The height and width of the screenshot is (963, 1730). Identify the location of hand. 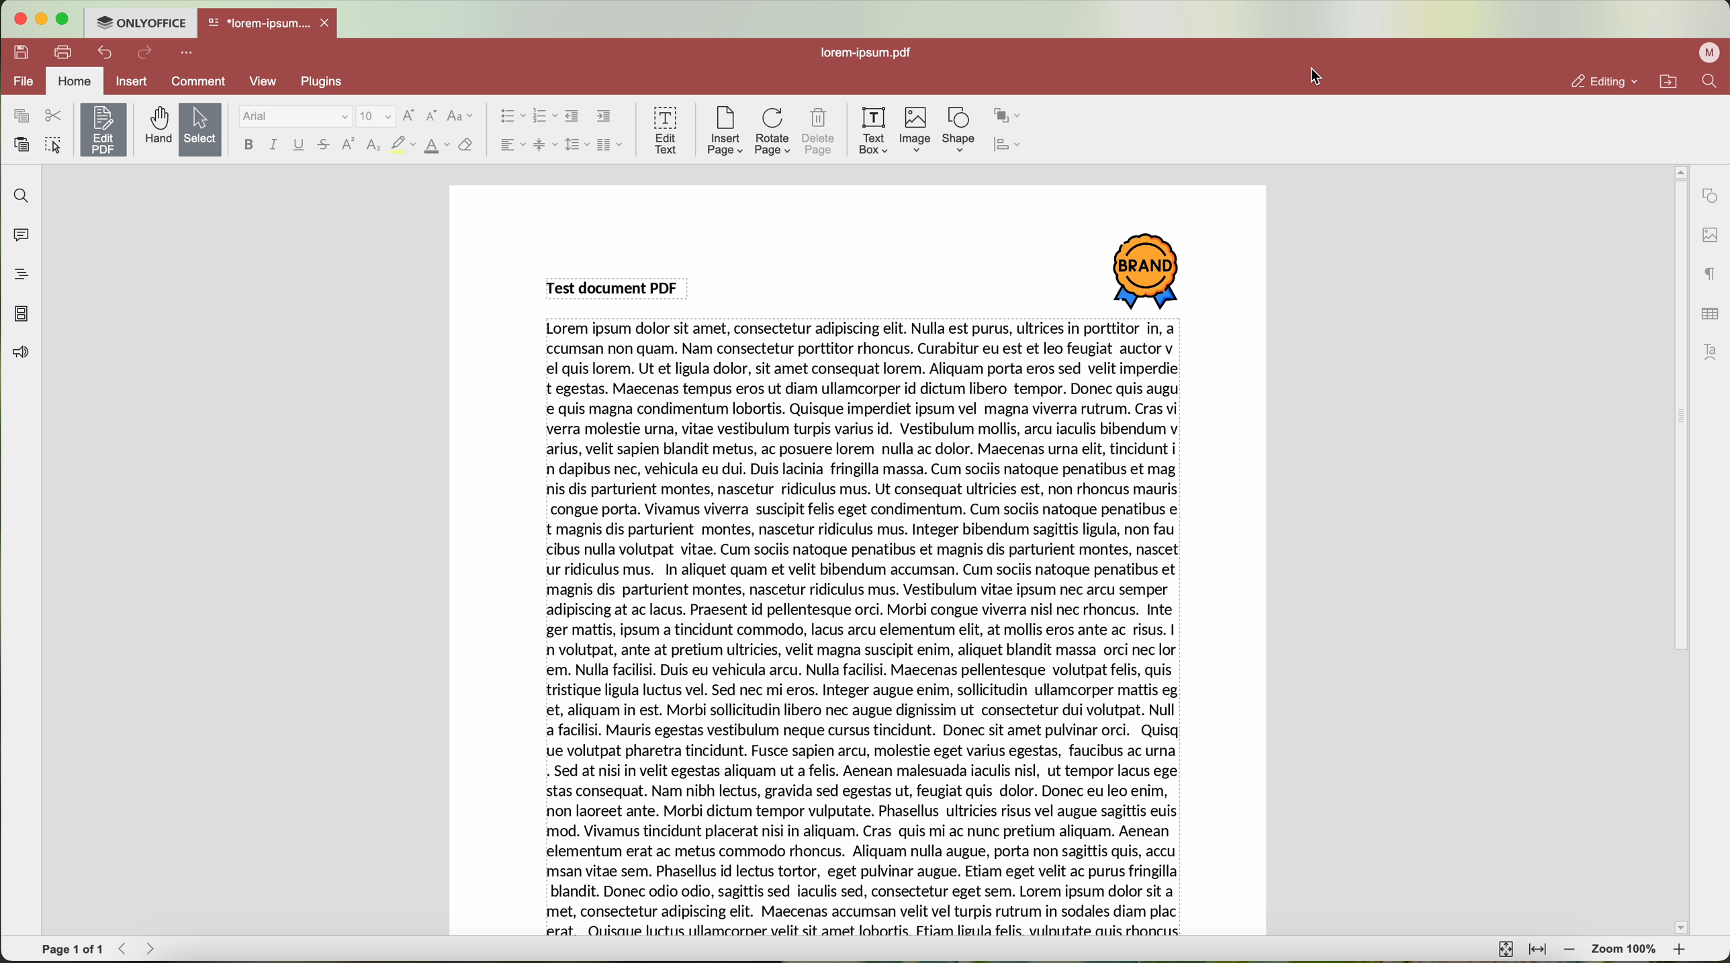
(156, 126).